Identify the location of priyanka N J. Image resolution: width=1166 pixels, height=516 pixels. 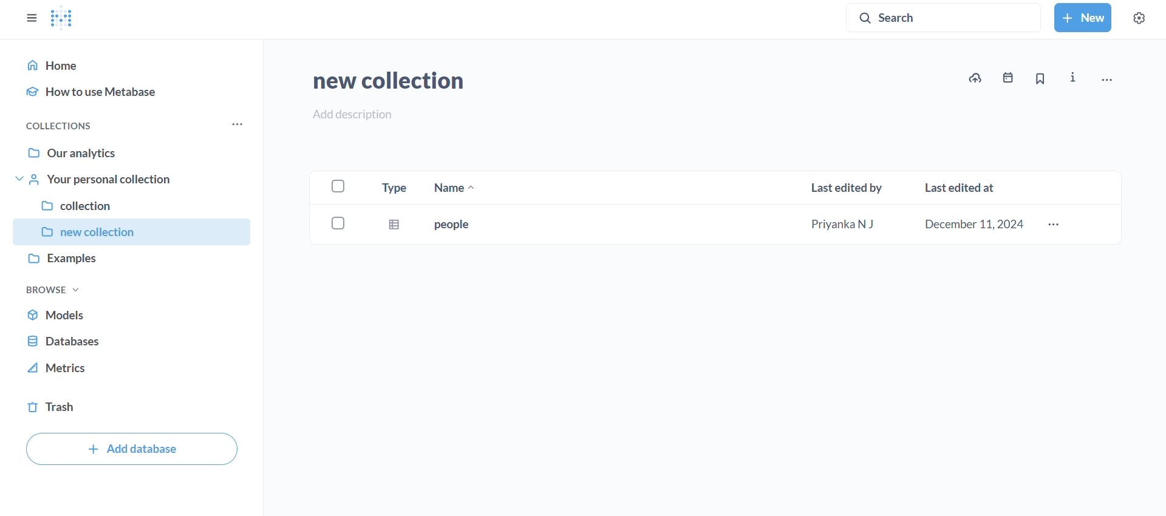
(847, 224).